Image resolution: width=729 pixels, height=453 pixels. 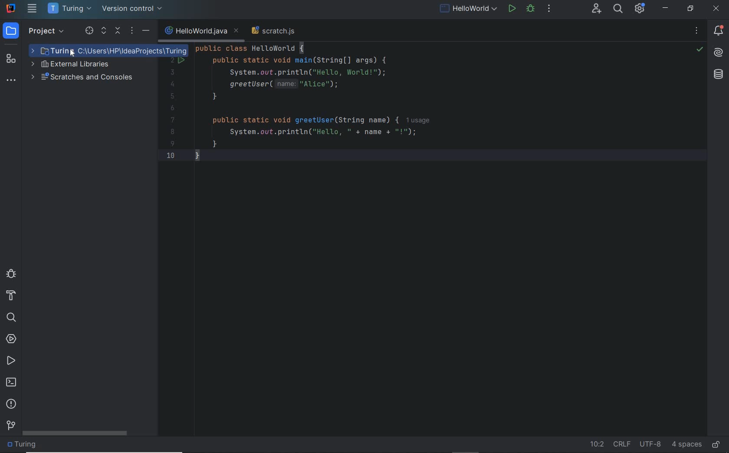 What do you see at coordinates (623, 444) in the screenshot?
I see `line separator` at bounding box center [623, 444].